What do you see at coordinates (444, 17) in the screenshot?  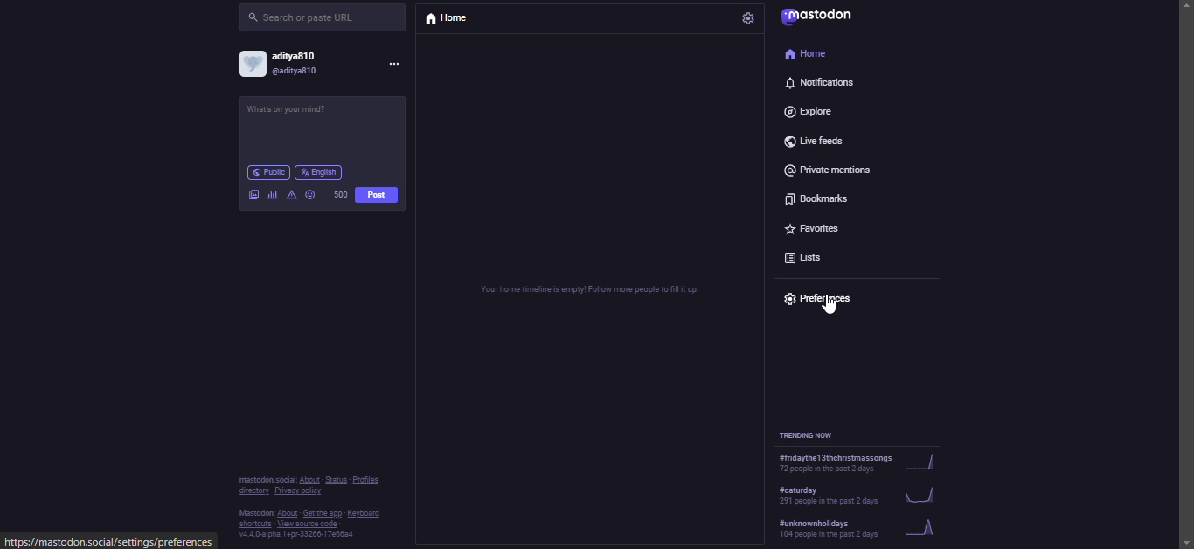 I see `home` at bounding box center [444, 17].